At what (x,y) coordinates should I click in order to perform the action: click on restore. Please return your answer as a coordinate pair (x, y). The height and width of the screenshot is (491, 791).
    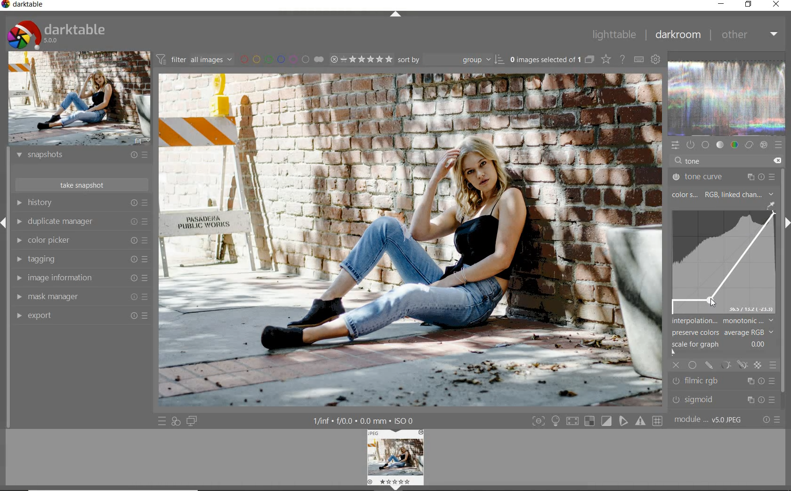
    Looking at the image, I should click on (749, 5).